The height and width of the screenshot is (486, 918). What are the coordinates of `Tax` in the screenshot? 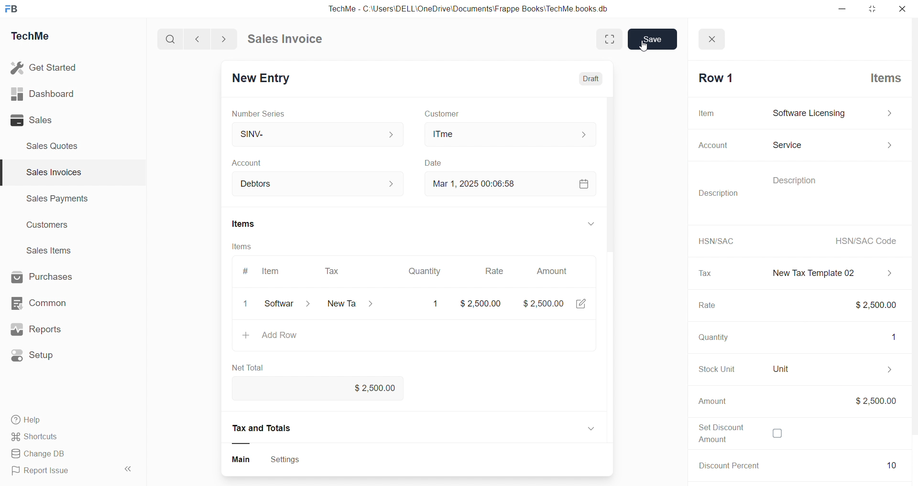 It's located at (333, 269).